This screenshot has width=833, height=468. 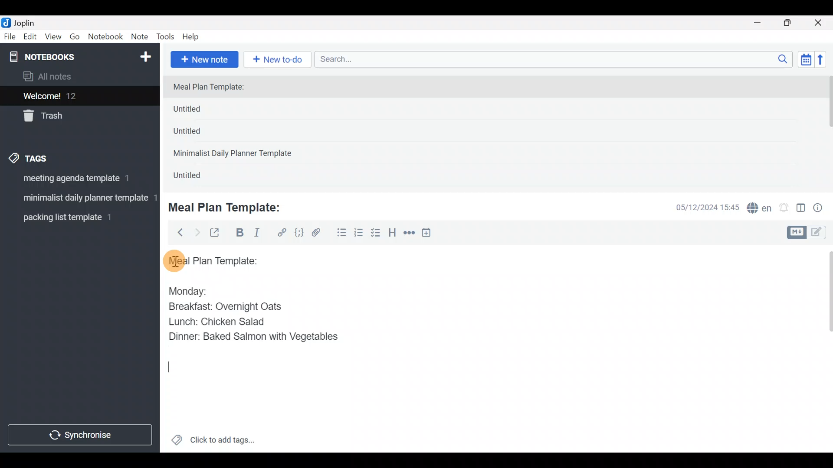 I want to click on Tools, so click(x=166, y=37).